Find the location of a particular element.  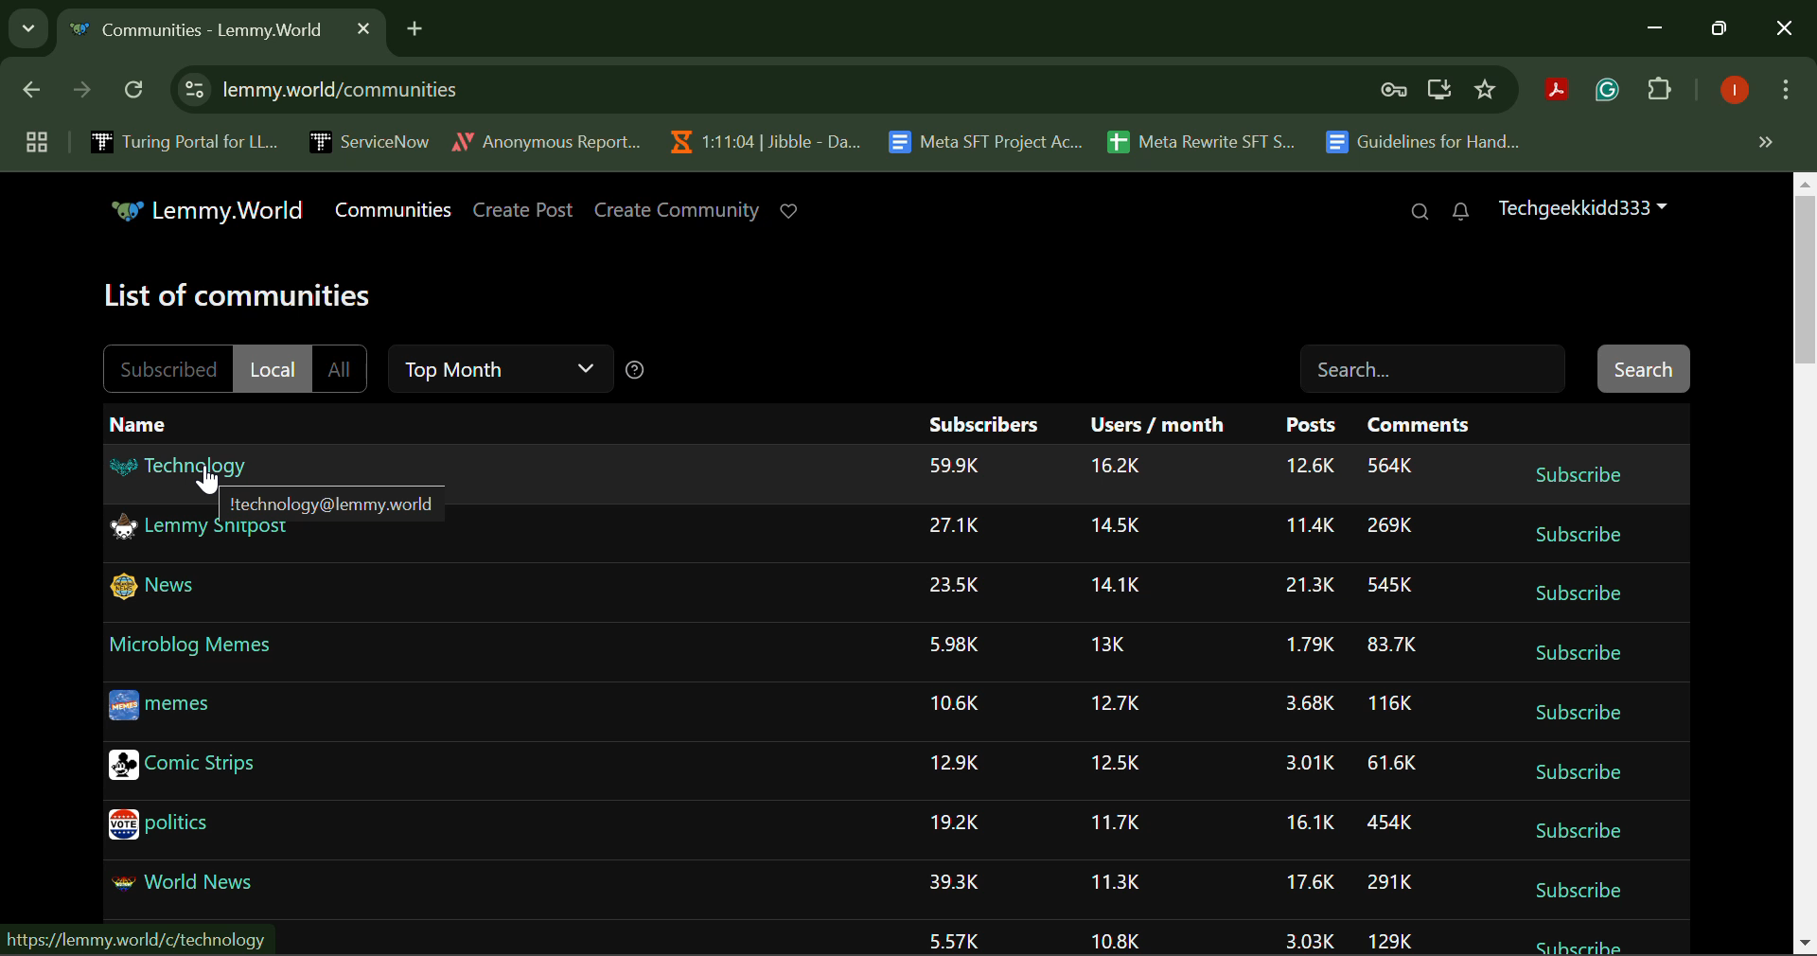

Sorting Help is located at coordinates (635, 370).